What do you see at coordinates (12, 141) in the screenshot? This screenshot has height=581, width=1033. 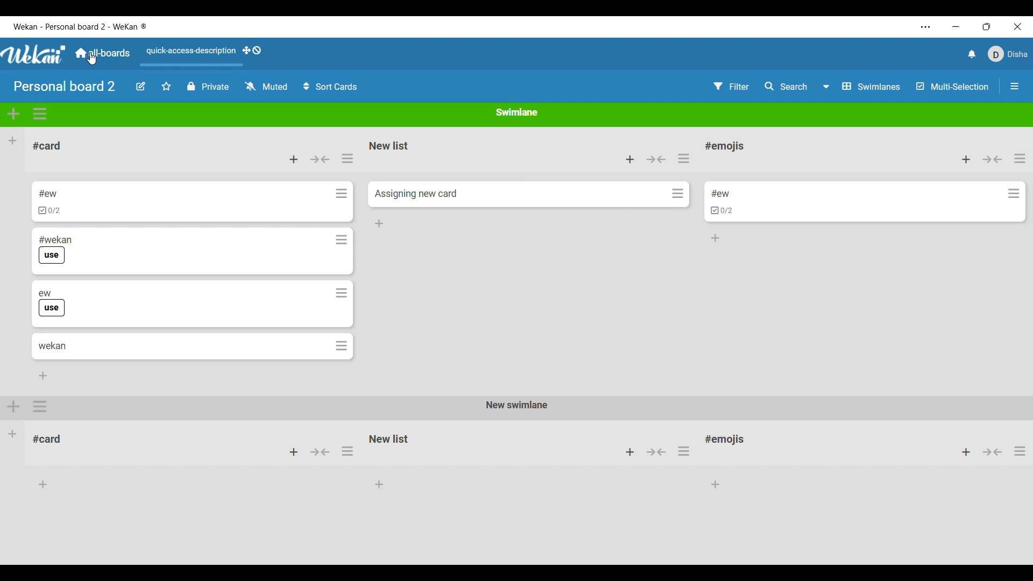 I see `Add list` at bounding box center [12, 141].